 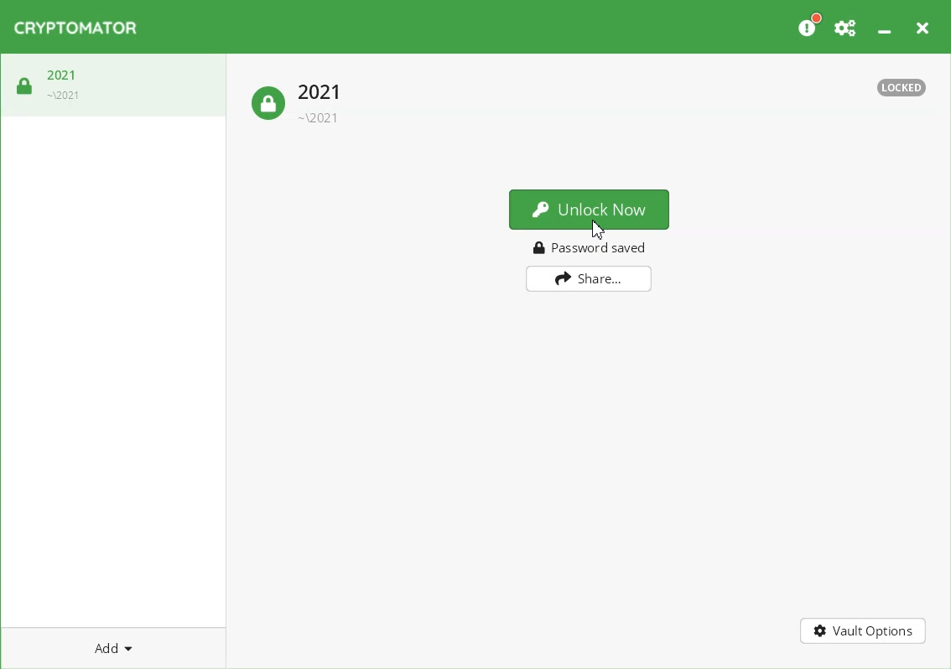 I want to click on Preferences, so click(x=845, y=28).